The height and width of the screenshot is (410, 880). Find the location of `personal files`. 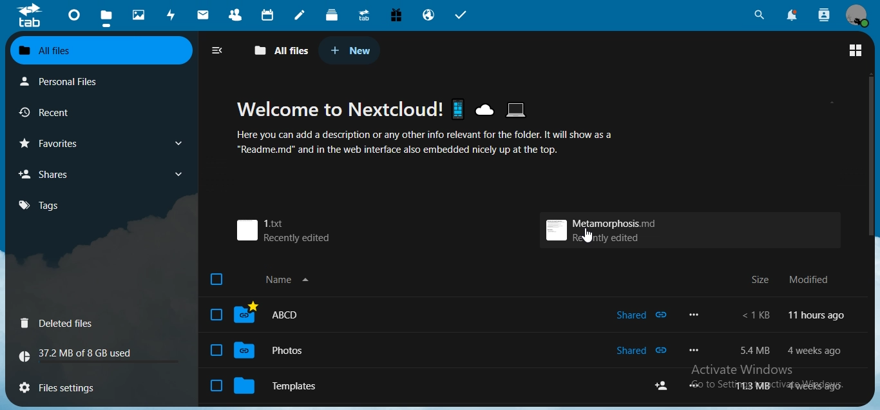

personal files is located at coordinates (62, 81).